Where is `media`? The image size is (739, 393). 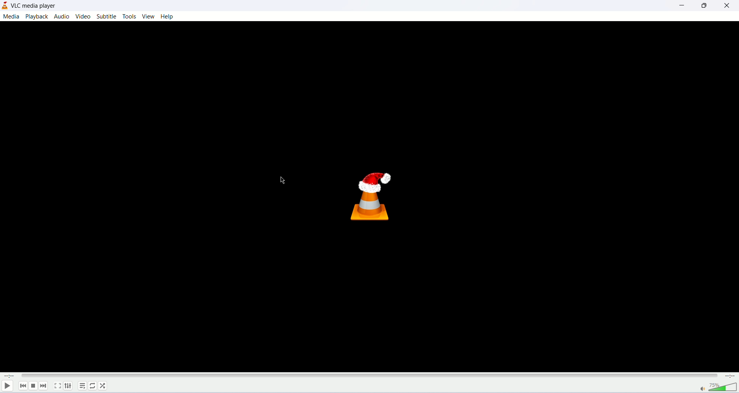
media is located at coordinates (11, 17).